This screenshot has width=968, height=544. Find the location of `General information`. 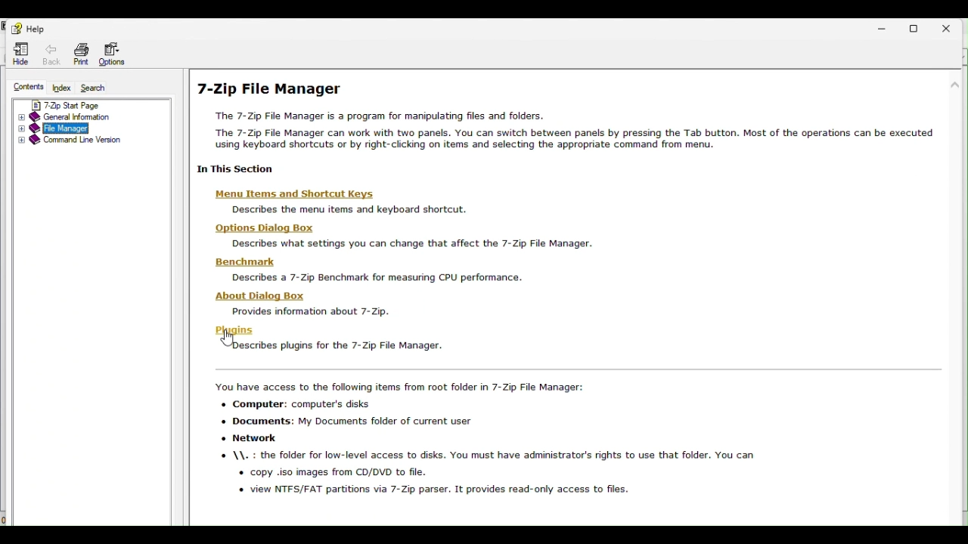

General information is located at coordinates (90, 116).